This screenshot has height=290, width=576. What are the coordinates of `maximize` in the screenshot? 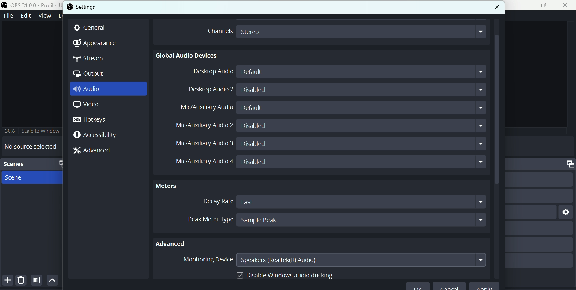 It's located at (567, 164).